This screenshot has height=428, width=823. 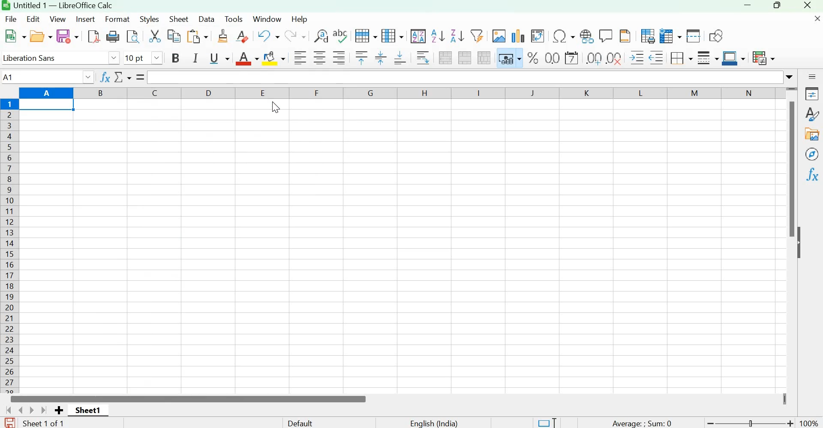 I want to click on Print, so click(x=115, y=37).